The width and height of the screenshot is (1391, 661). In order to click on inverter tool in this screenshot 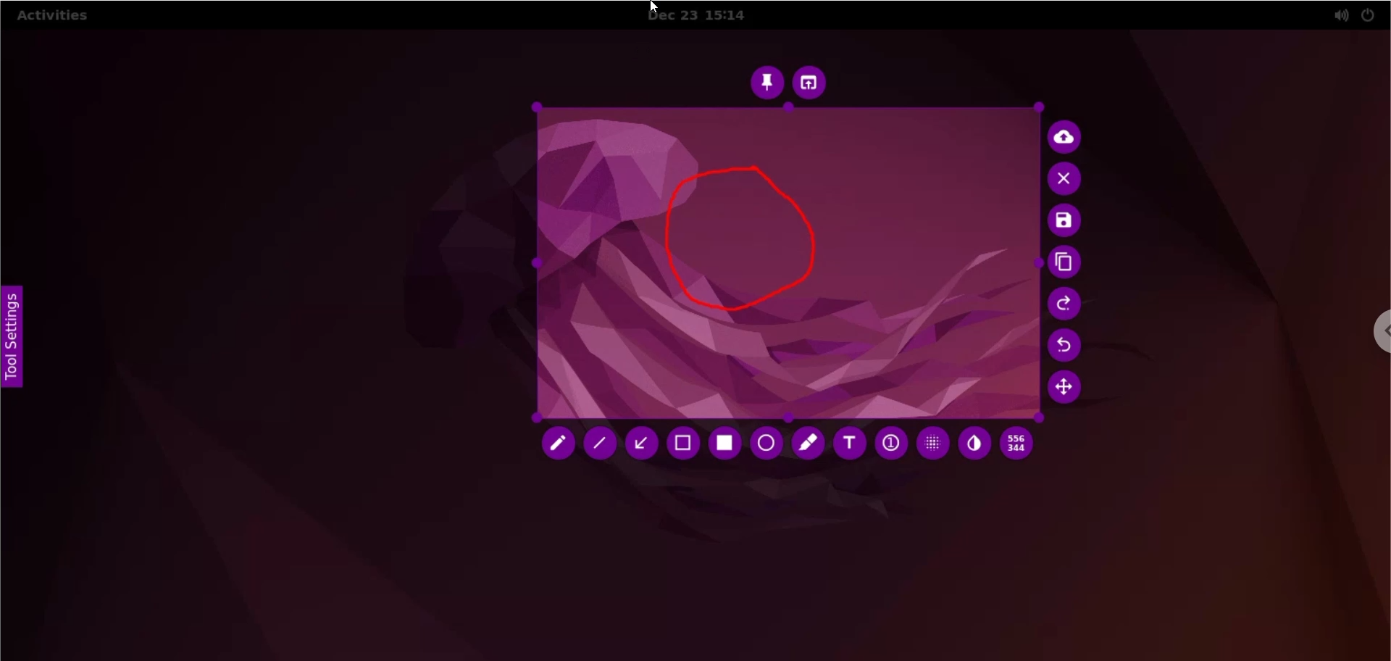, I will do `click(972, 448)`.